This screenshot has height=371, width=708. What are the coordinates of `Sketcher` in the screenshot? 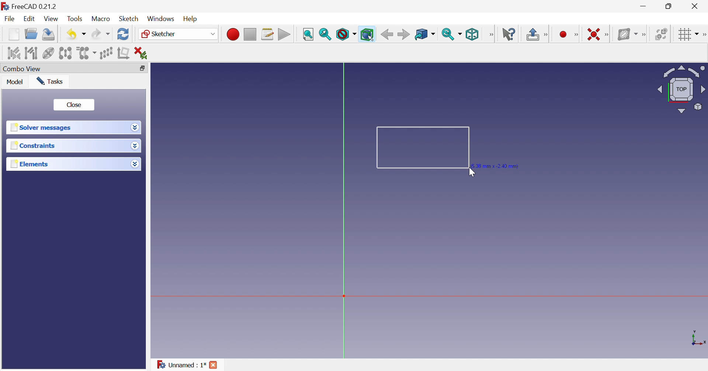 It's located at (178, 34).